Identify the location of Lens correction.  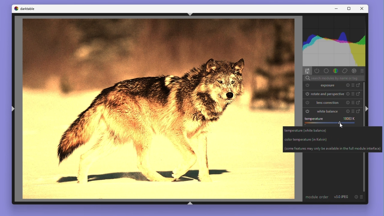
(323, 103).